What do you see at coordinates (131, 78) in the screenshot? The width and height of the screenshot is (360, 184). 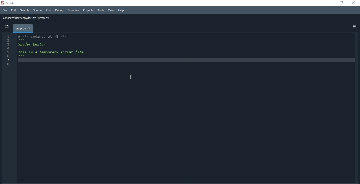 I see `cursor` at bounding box center [131, 78].